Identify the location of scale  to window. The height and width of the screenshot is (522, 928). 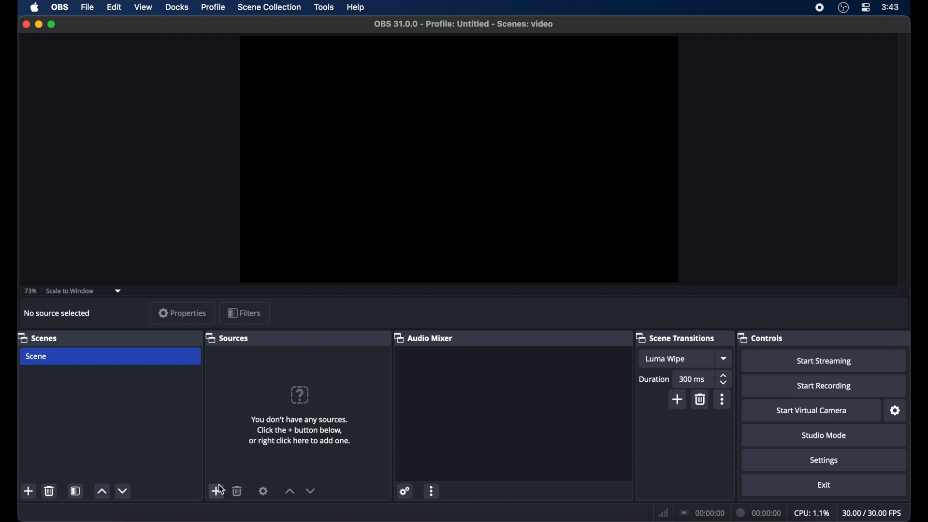
(70, 291).